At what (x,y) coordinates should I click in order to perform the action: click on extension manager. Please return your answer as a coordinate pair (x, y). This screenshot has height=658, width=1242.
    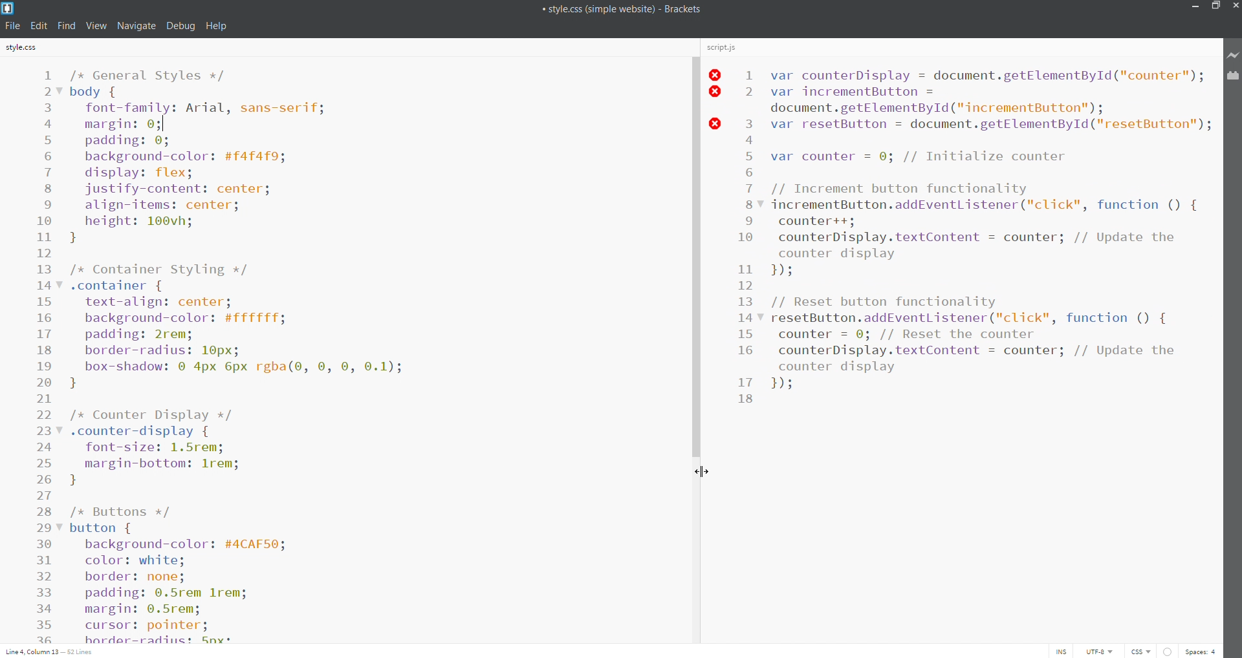
    Looking at the image, I should click on (1231, 77).